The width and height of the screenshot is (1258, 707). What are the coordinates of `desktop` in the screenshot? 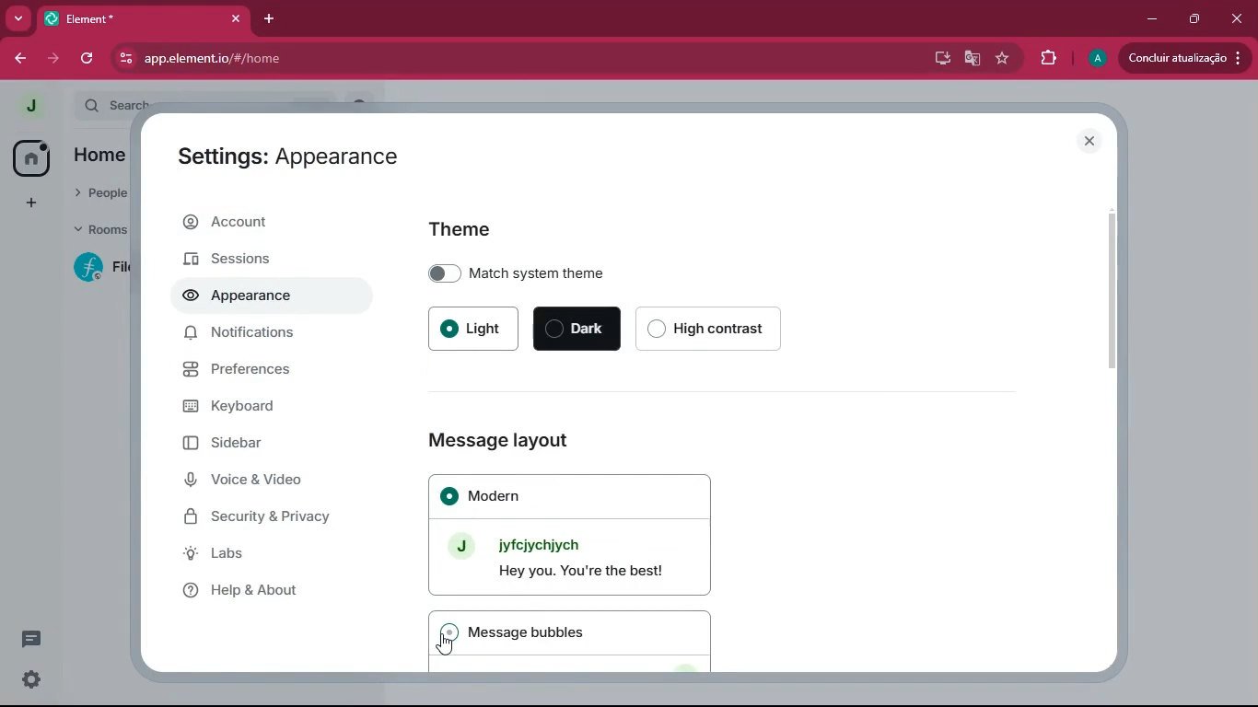 It's located at (938, 58).